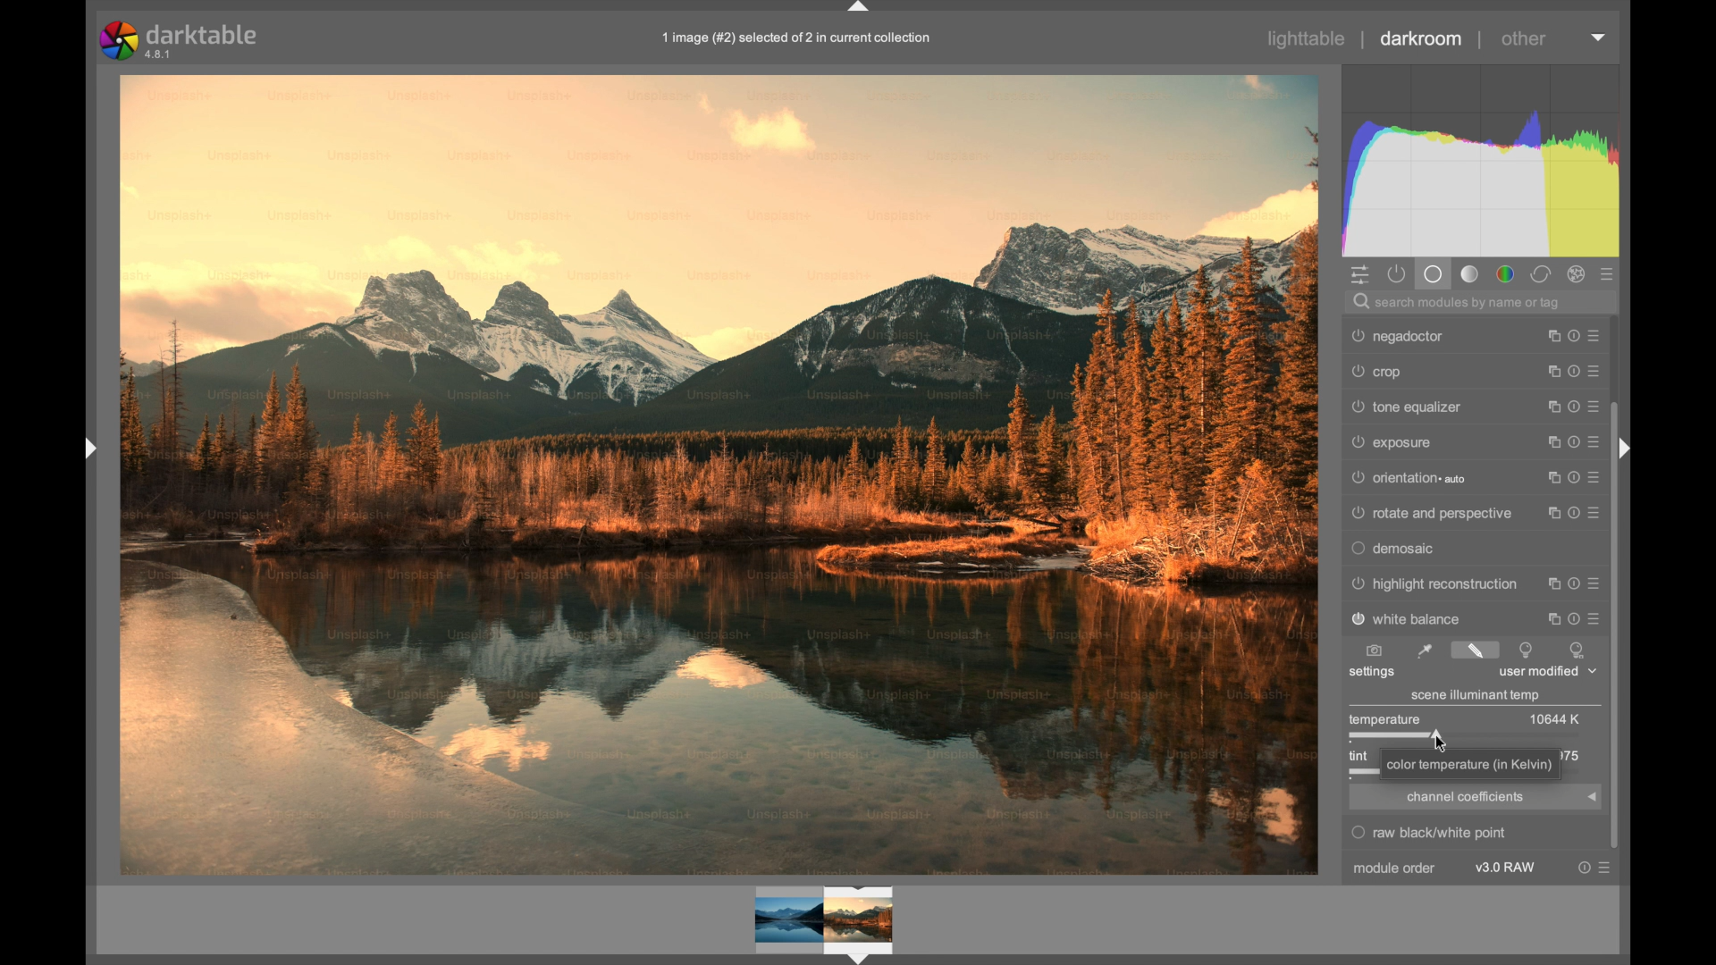 The height and width of the screenshot is (965, 1716). What do you see at coordinates (1551, 332) in the screenshot?
I see `instance` at bounding box center [1551, 332].